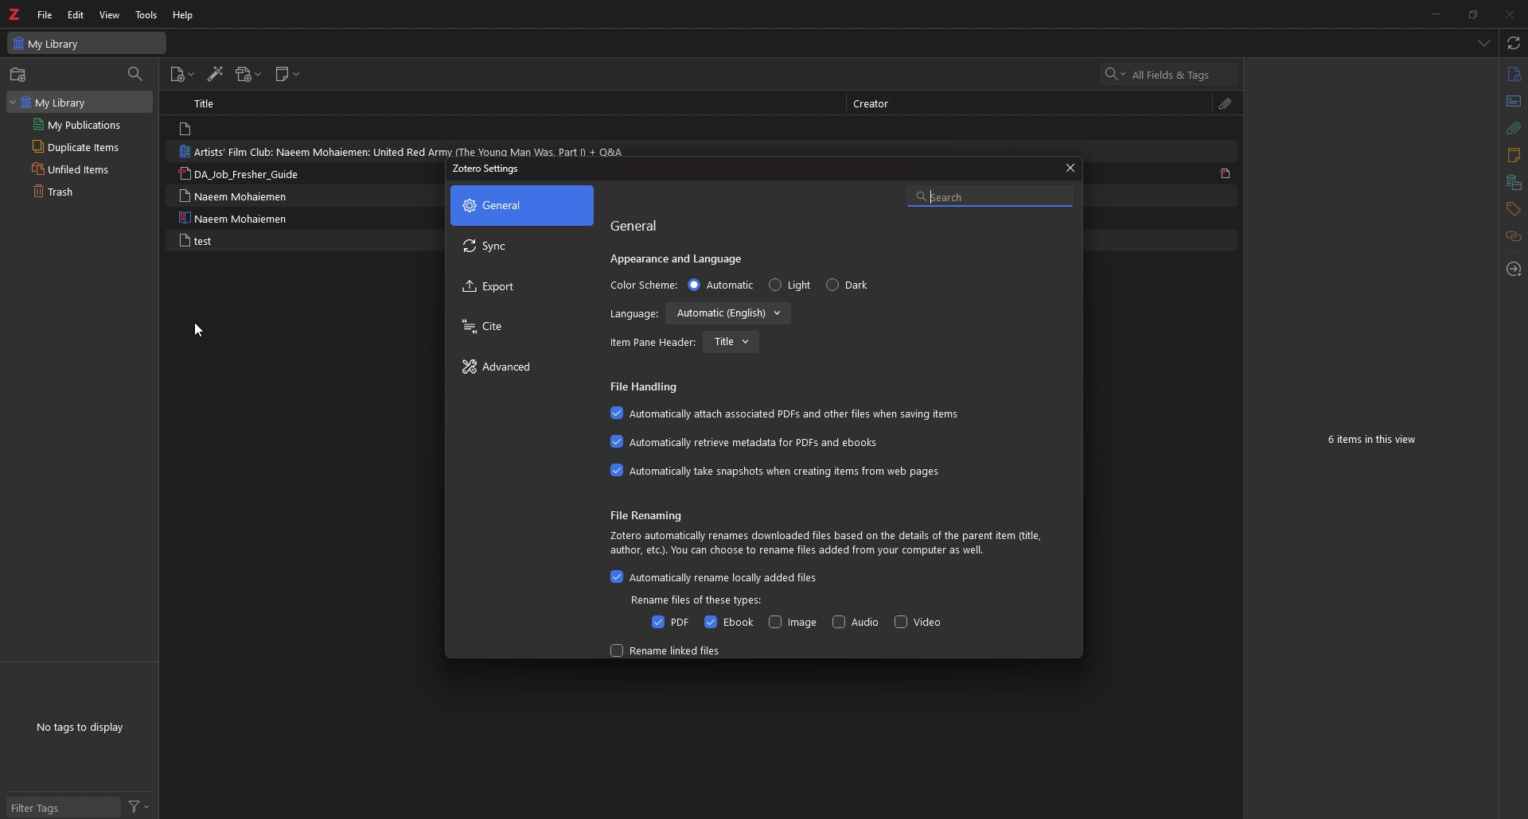 This screenshot has width=1528, height=819. I want to click on general, so click(521, 205).